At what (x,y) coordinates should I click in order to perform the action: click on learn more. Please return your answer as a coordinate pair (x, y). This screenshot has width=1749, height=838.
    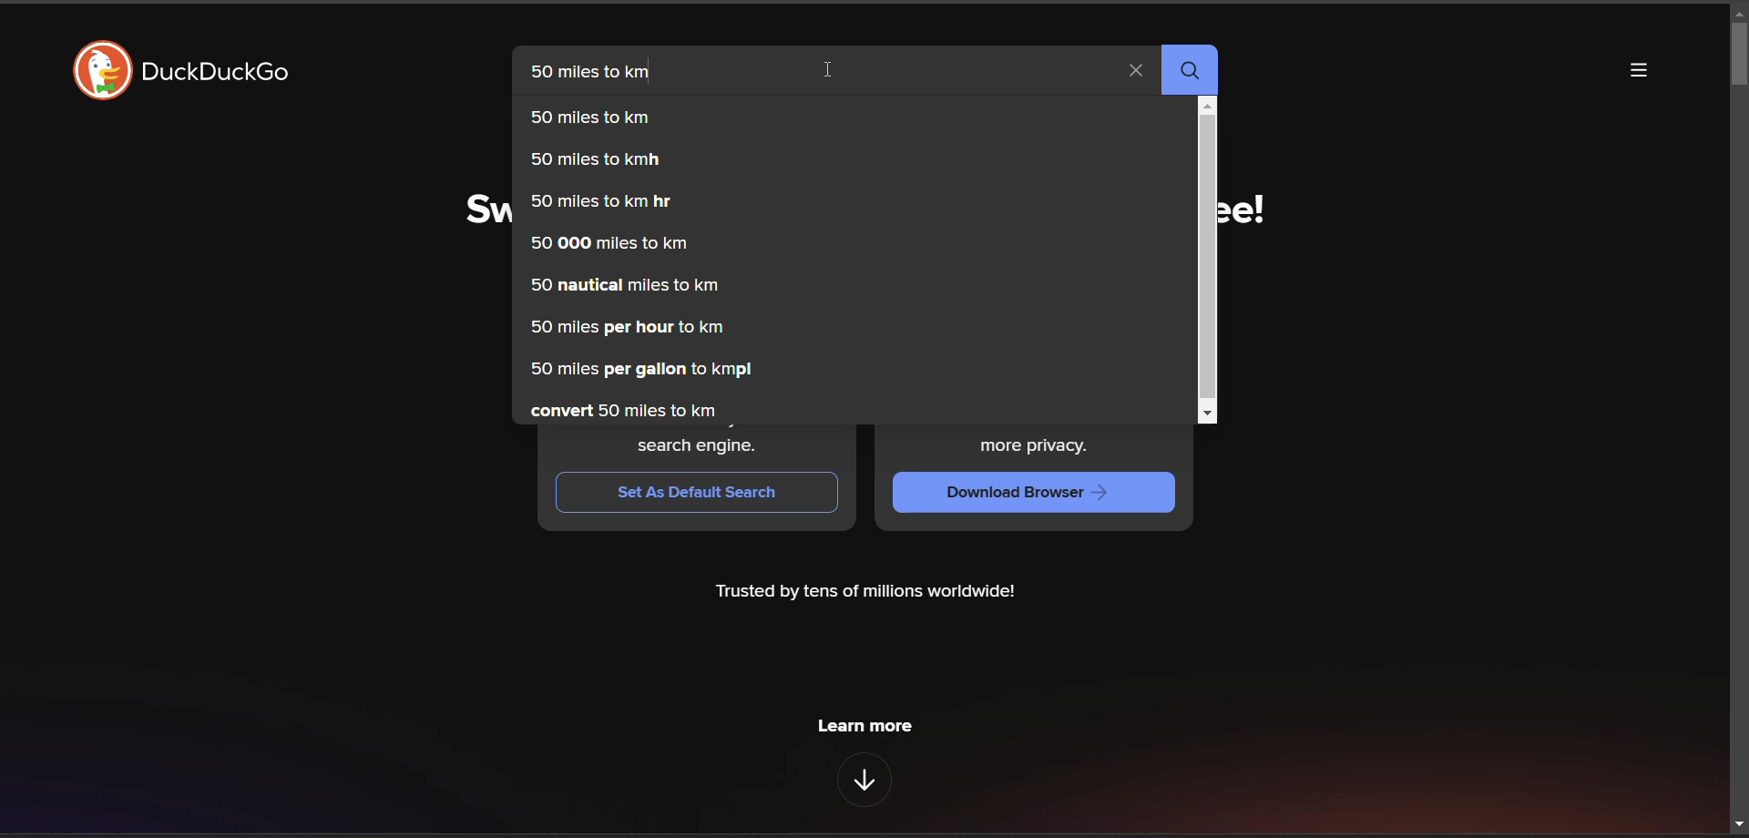
    Looking at the image, I should click on (868, 731).